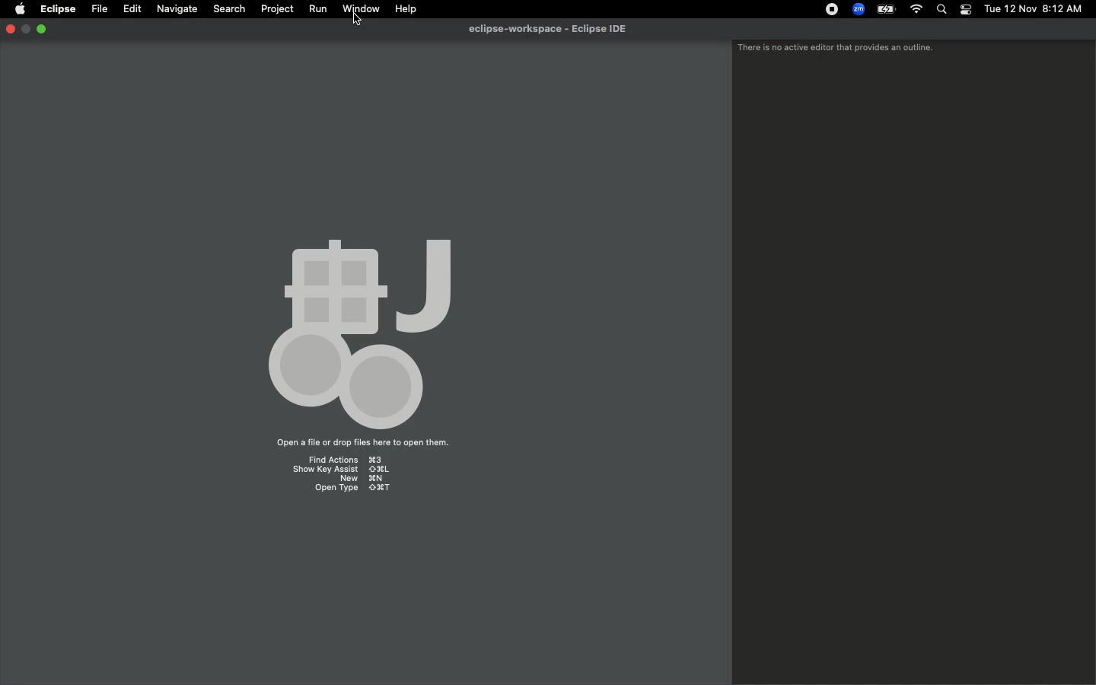 The height and width of the screenshot is (685, 1096). I want to click on Notification, so click(965, 10).